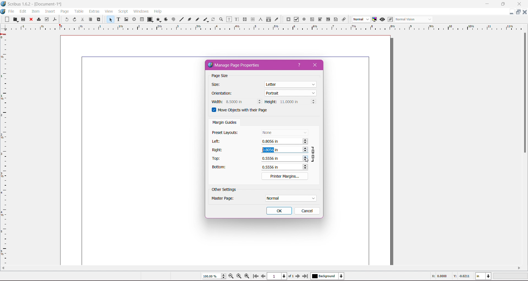 The image size is (528, 281). What do you see at coordinates (285, 167) in the screenshot?
I see `Set Bottom margin` at bounding box center [285, 167].